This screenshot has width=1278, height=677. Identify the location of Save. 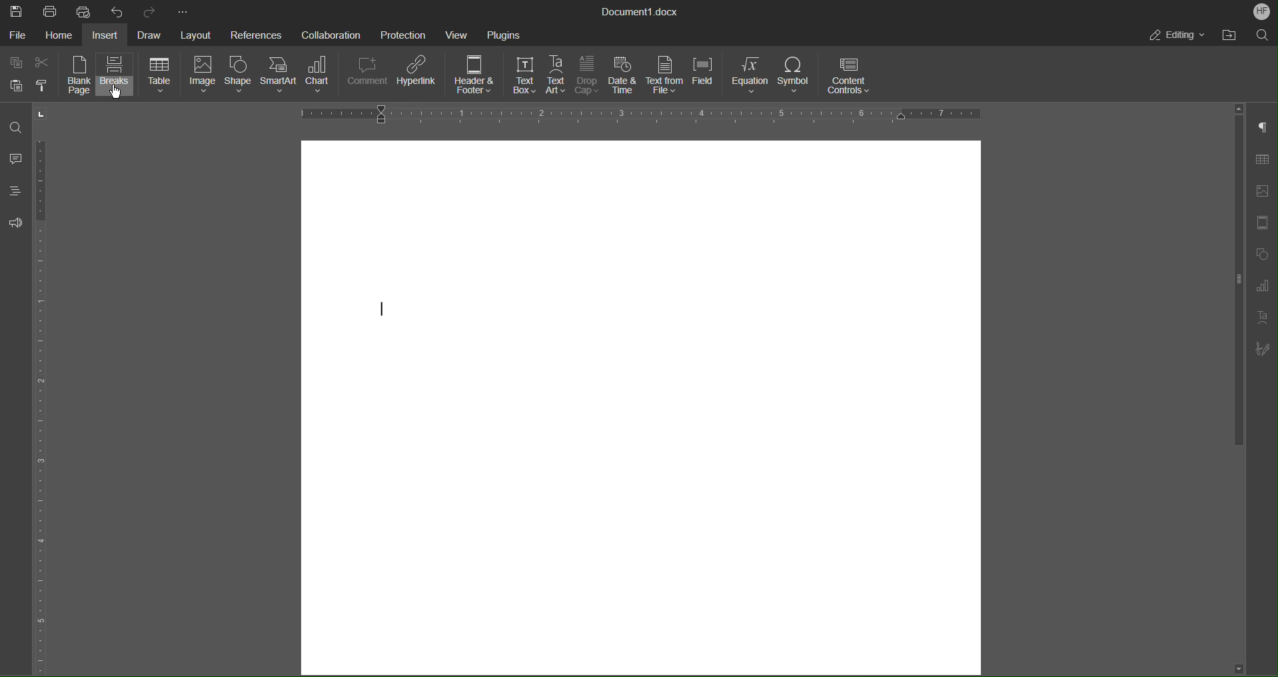
(15, 10).